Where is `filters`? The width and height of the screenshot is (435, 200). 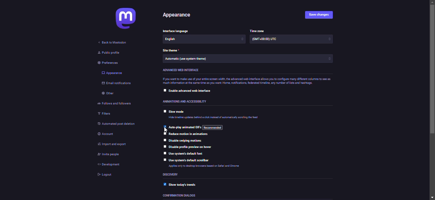 filters is located at coordinates (104, 115).